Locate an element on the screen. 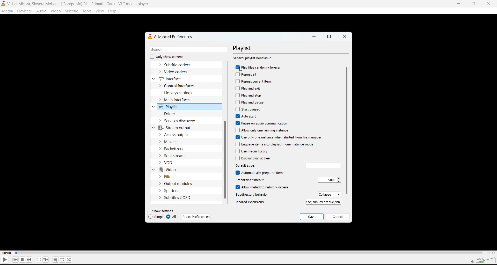 The width and height of the screenshot is (497, 265). save is located at coordinates (313, 216).